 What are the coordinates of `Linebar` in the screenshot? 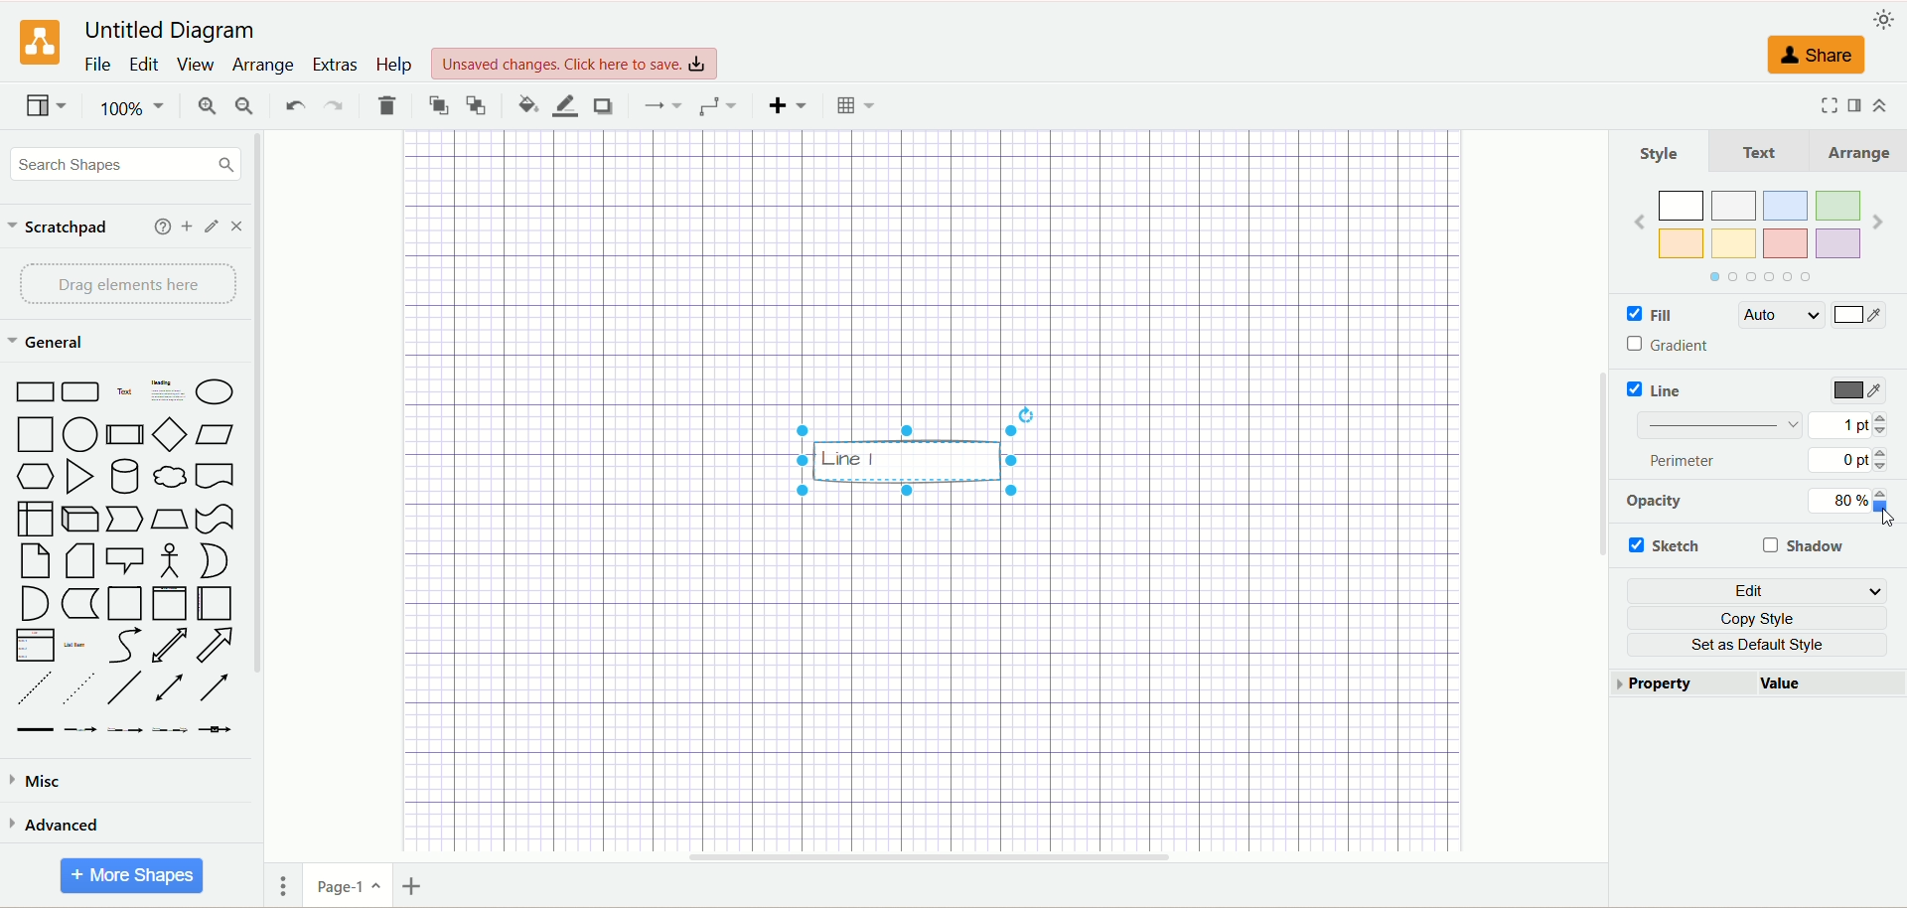 It's located at (1724, 426).